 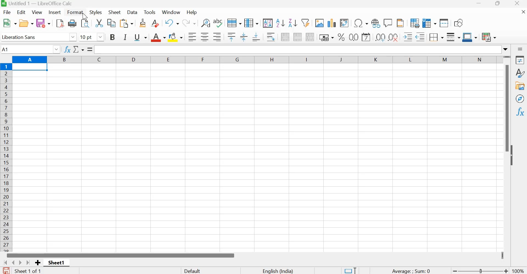 I want to click on bold, so click(x=113, y=37).